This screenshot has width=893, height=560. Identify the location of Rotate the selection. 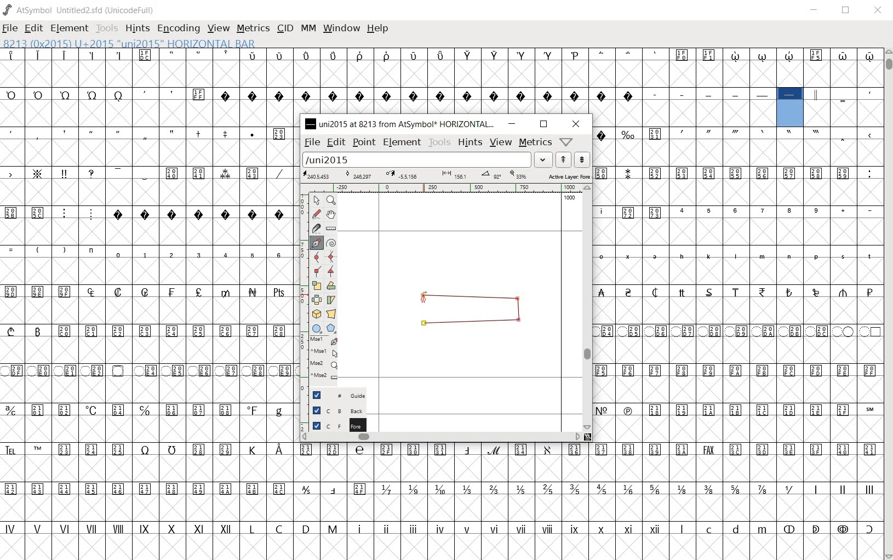
(332, 285).